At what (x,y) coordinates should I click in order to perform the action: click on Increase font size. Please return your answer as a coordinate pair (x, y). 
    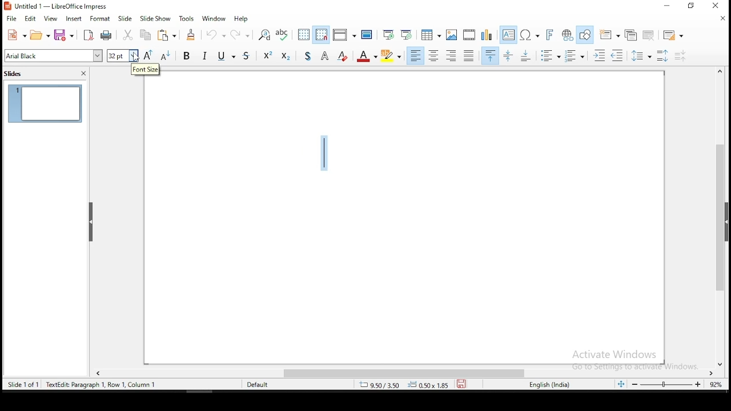
    Looking at the image, I should click on (147, 55).